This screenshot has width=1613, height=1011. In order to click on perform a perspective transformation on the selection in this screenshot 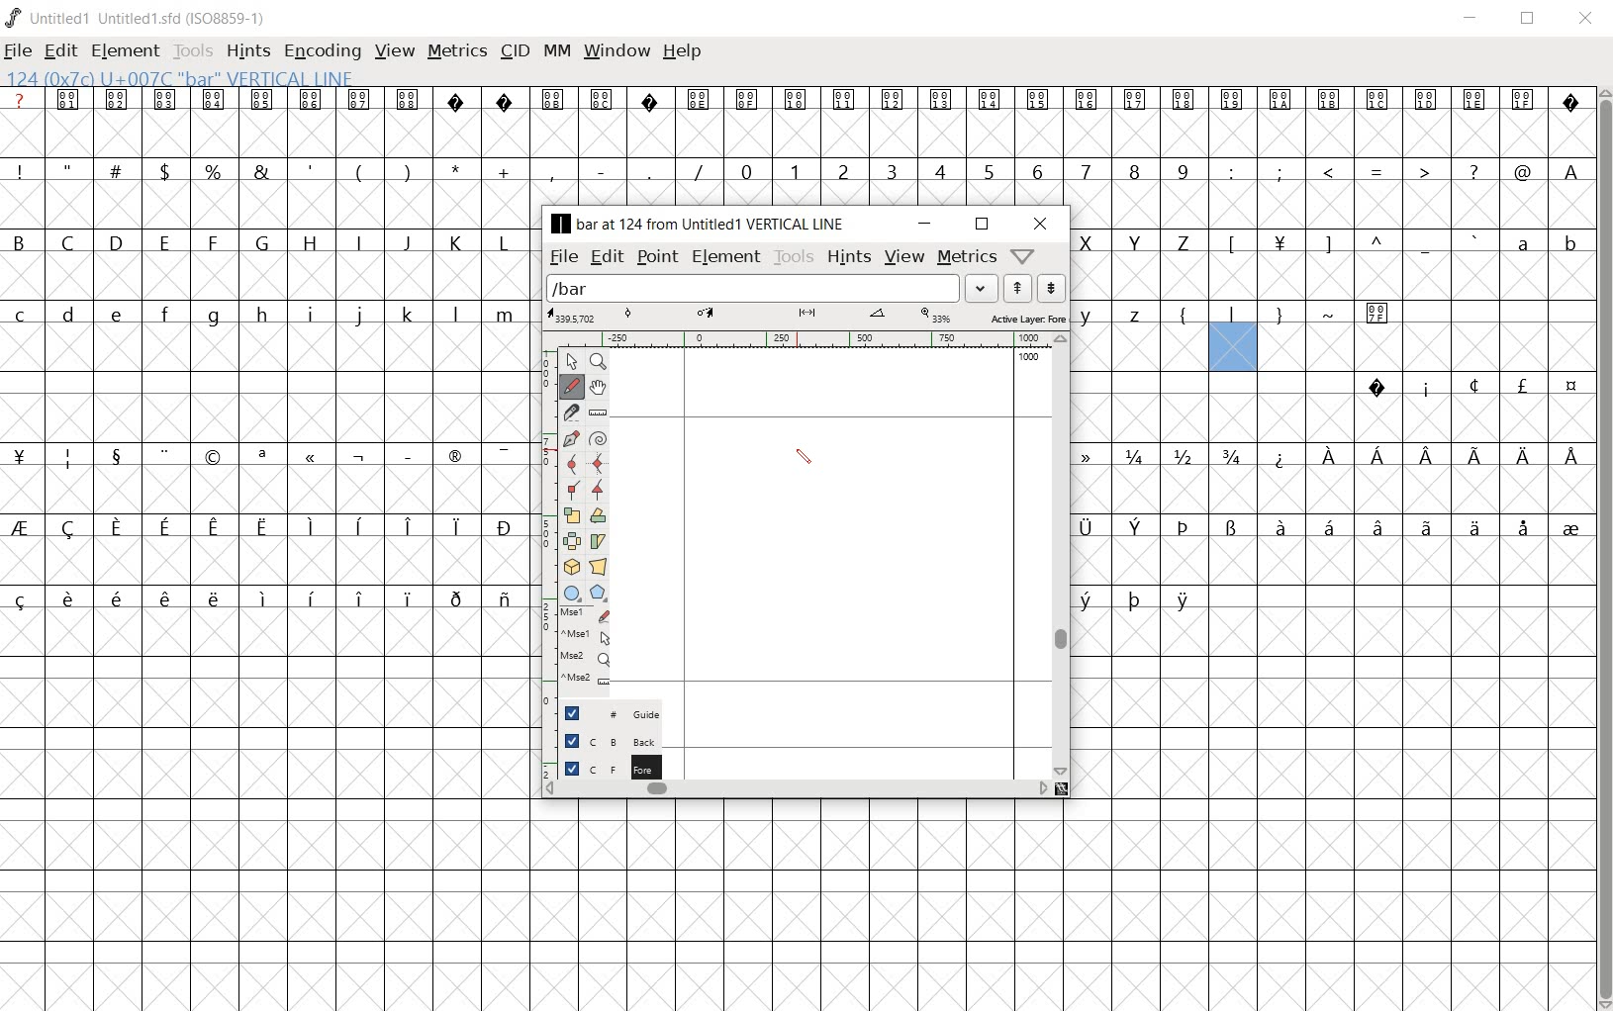, I will do `click(599, 566)`.